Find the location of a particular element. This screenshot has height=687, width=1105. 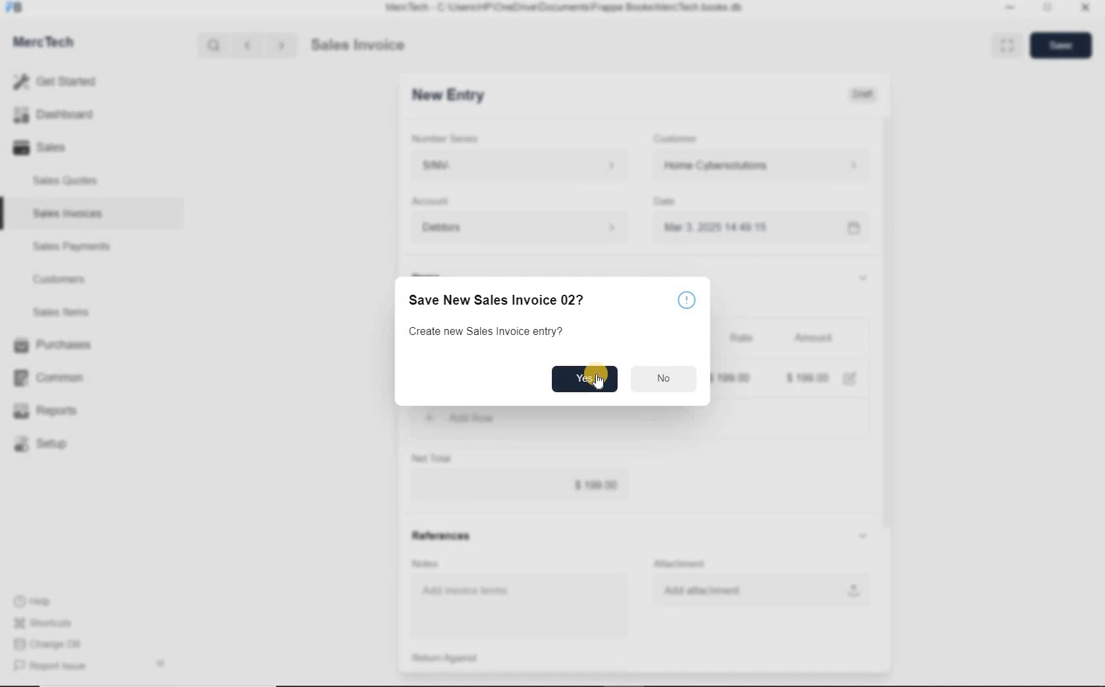

Go back is located at coordinates (249, 45).